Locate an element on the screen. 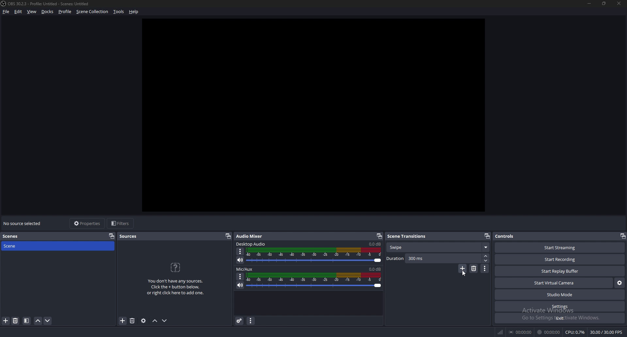 Image resolution: width=627 pixels, height=337 pixels. no source selected is located at coordinates (24, 223).